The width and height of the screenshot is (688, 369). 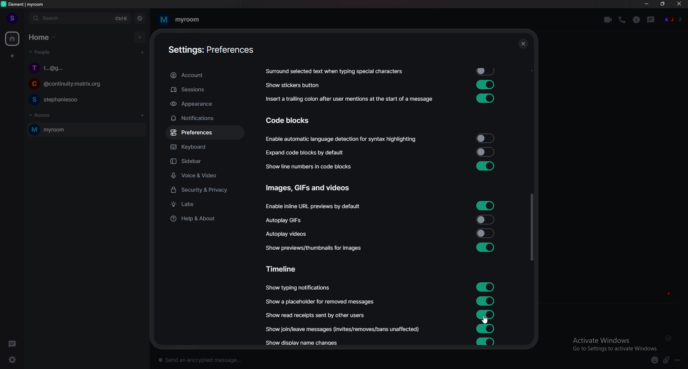 I want to click on enable automatic language detection, so click(x=342, y=140).